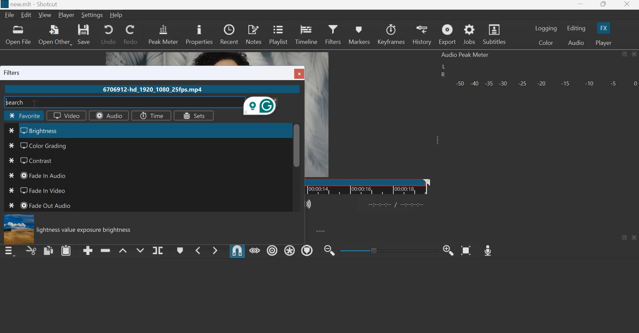  What do you see at coordinates (495, 34) in the screenshot?
I see `Subtitles` at bounding box center [495, 34].